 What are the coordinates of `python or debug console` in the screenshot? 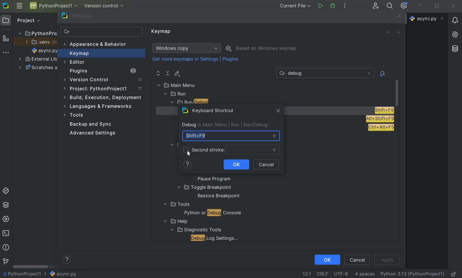 It's located at (213, 213).